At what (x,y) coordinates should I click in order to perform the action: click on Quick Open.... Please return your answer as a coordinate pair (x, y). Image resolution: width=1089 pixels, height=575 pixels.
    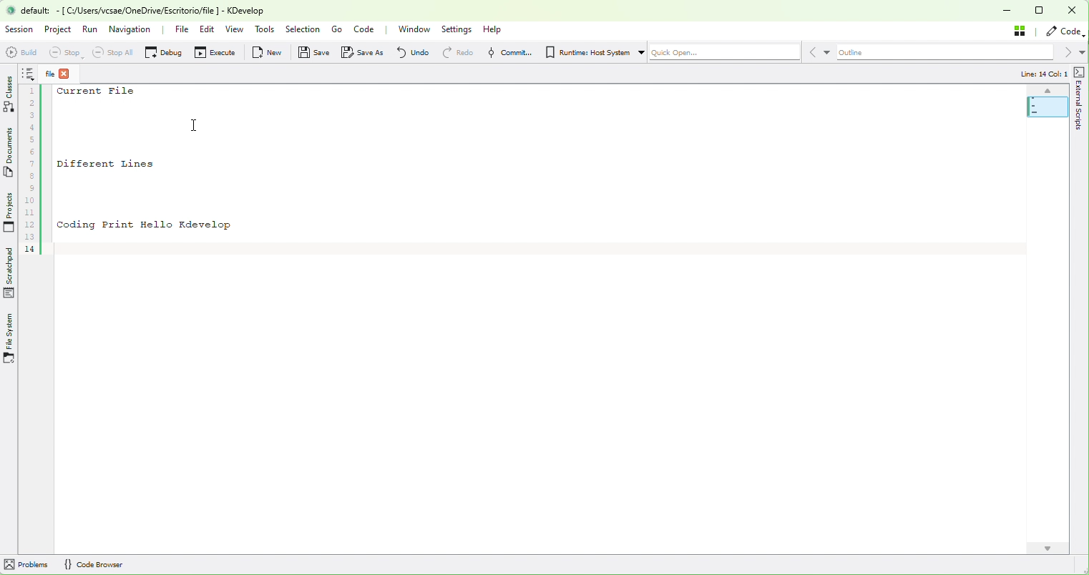
    Looking at the image, I should click on (742, 51).